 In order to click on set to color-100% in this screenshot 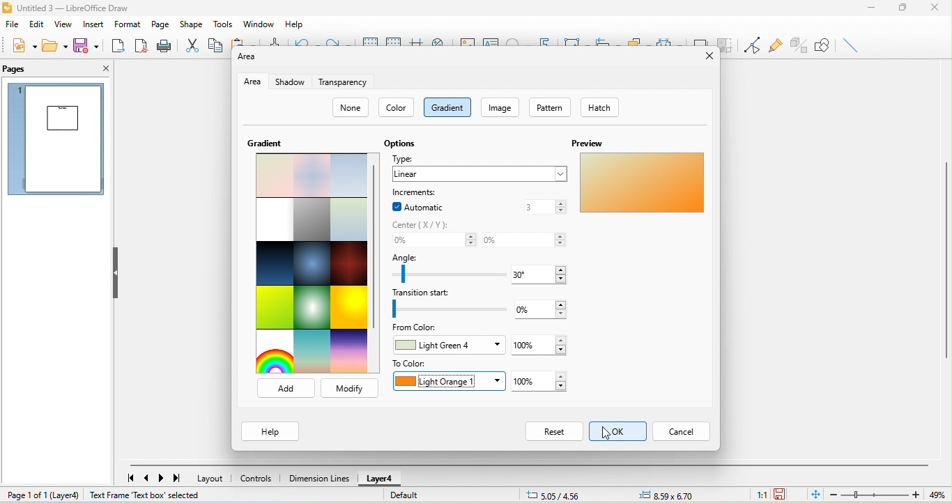, I will do `click(544, 382)`.